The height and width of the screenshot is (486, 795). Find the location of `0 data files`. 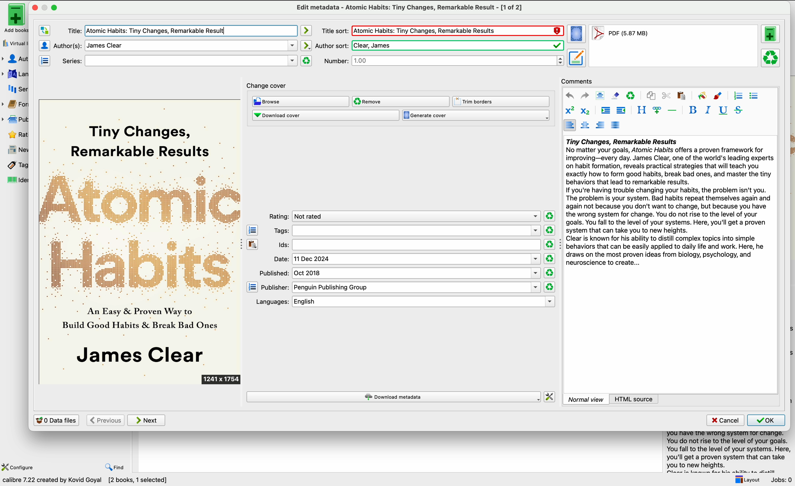

0 data files is located at coordinates (56, 420).